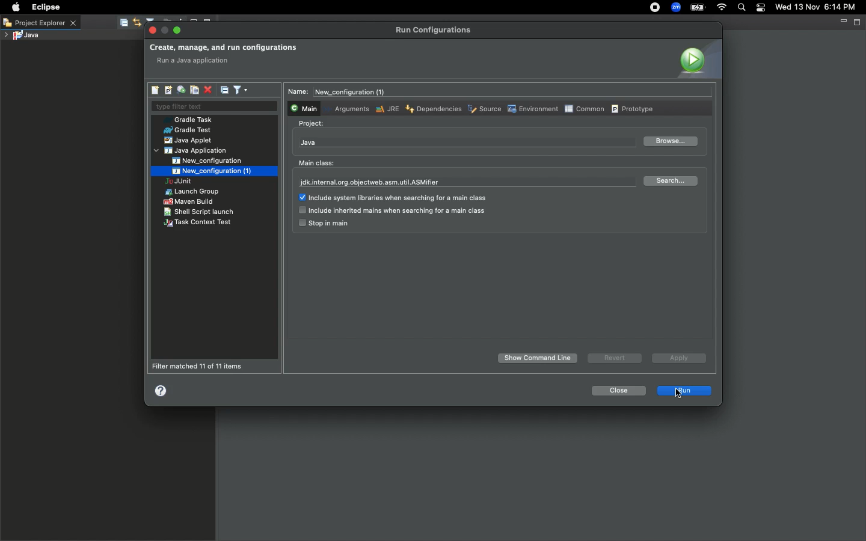 The width and height of the screenshot is (866, 541). What do you see at coordinates (386, 109) in the screenshot?
I see `JRE` at bounding box center [386, 109].